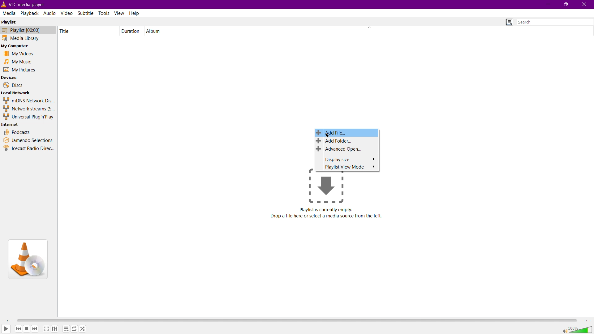 Image resolution: width=594 pixels, height=334 pixels. What do you see at coordinates (120, 13) in the screenshot?
I see `View` at bounding box center [120, 13].